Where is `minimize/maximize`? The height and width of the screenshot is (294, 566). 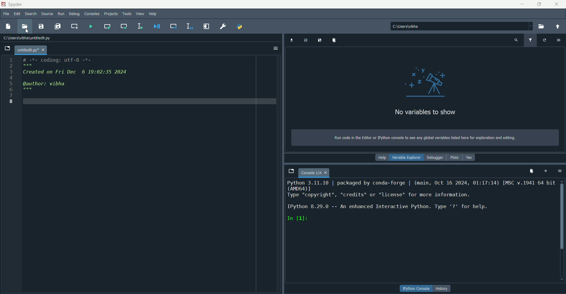 minimize/maximize is located at coordinates (538, 4).